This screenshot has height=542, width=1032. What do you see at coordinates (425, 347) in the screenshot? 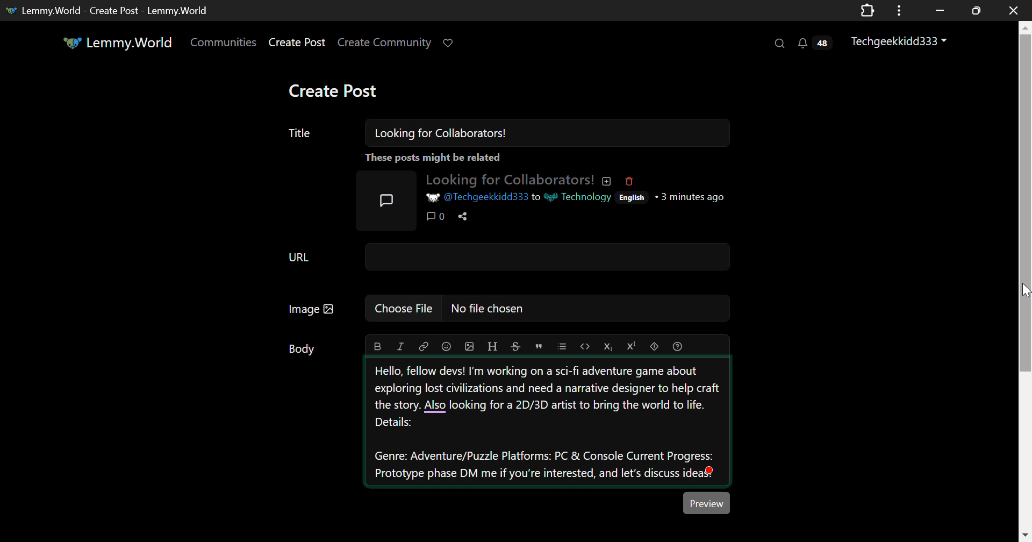
I see `link` at bounding box center [425, 347].